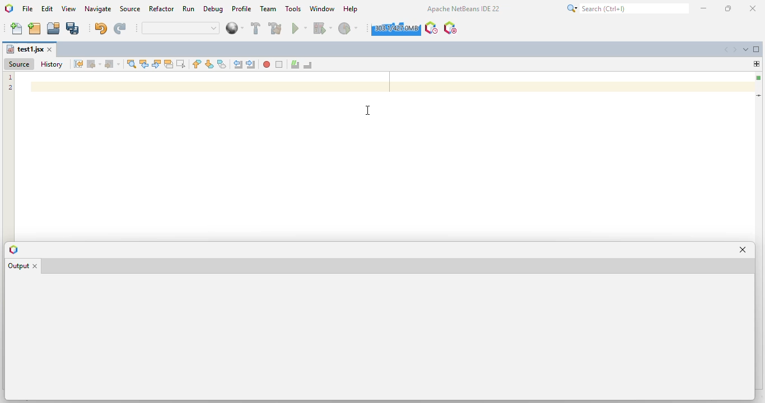  What do you see at coordinates (25, 49) in the screenshot?
I see `file name` at bounding box center [25, 49].